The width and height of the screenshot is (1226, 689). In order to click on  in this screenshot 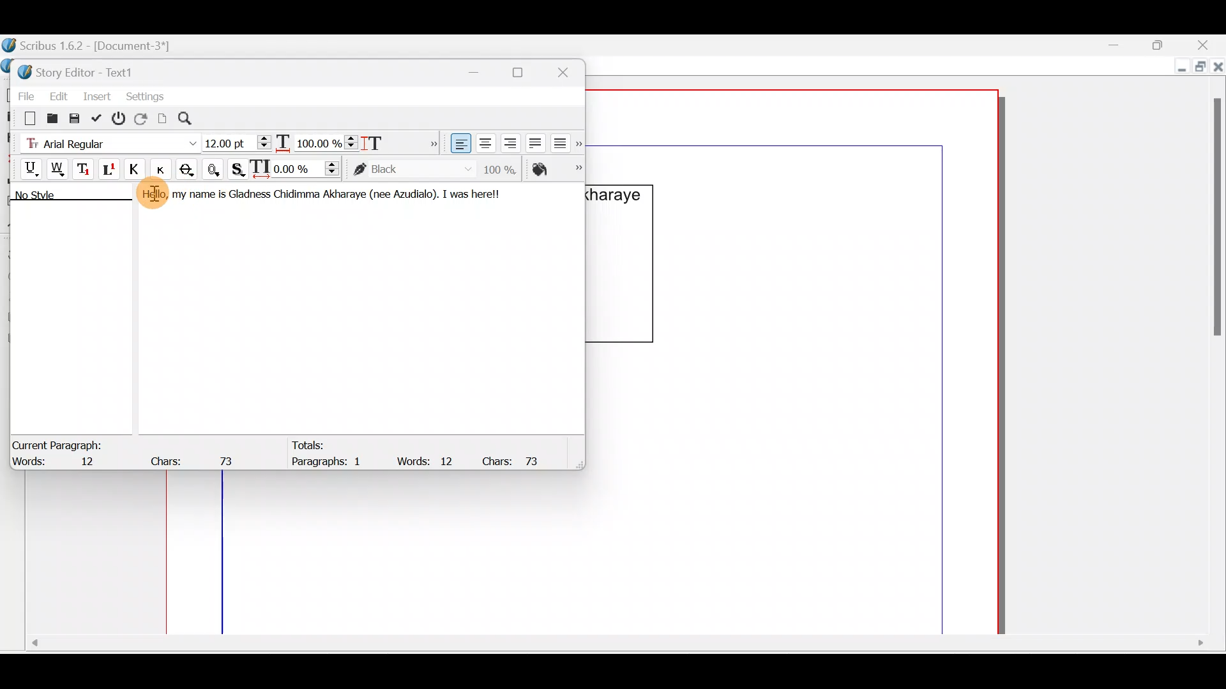, I will do `click(165, 169)`.